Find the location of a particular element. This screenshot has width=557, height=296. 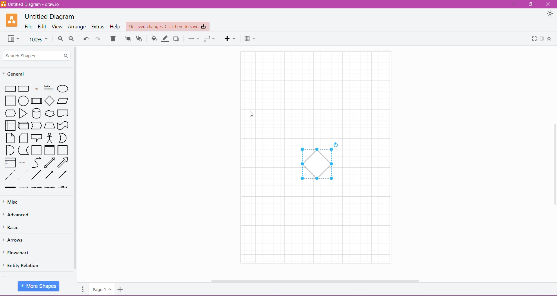

Format is located at coordinates (542, 39).